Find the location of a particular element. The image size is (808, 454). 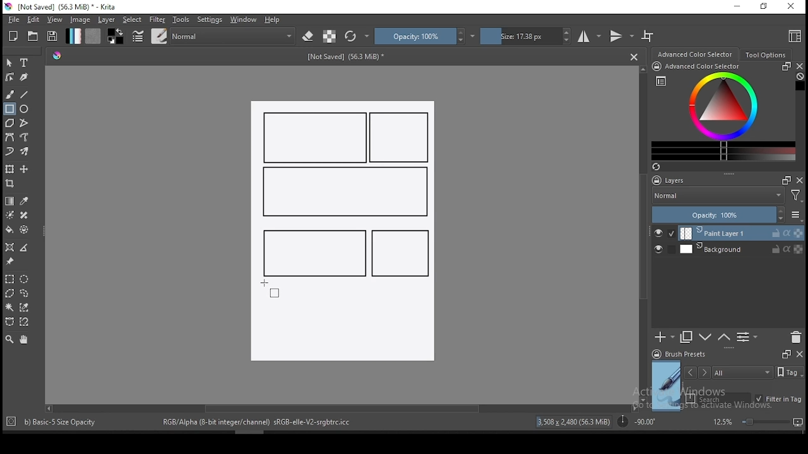

preview is located at coordinates (667, 386).